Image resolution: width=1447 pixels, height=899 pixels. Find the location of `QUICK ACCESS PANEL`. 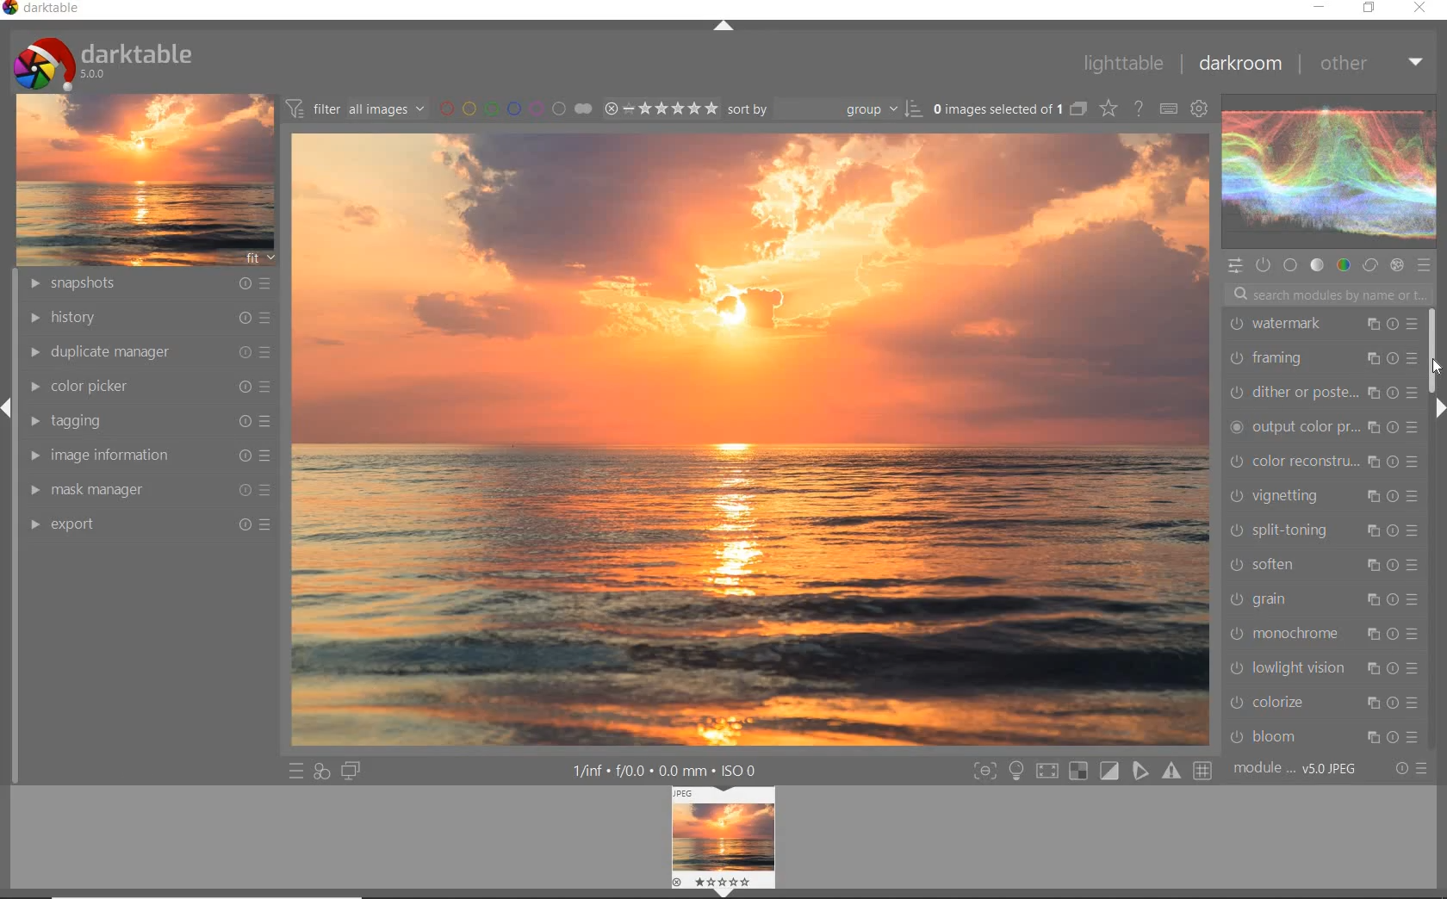

QUICK ACCESS PANEL is located at coordinates (1237, 264).